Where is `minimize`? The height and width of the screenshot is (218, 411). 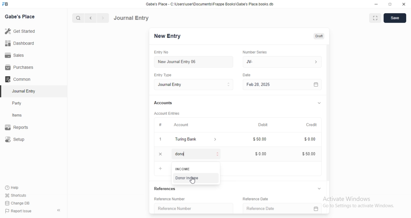 minimize is located at coordinates (376, 5).